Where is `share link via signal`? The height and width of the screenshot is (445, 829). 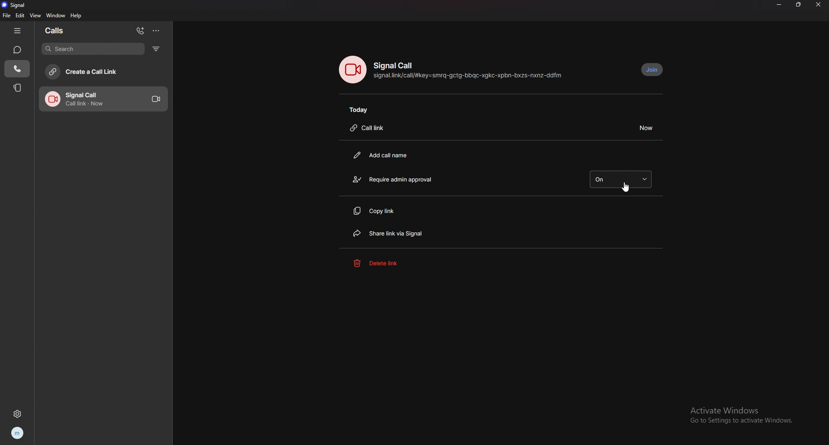
share link via signal is located at coordinates (393, 232).